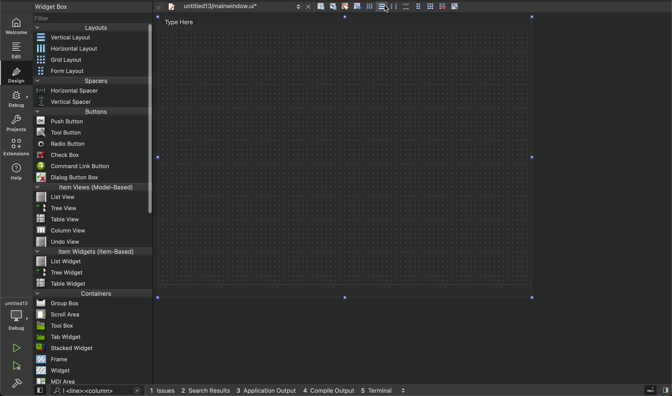  What do you see at coordinates (16, 174) in the screenshot?
I see `help` at bounding box center [16, 174].